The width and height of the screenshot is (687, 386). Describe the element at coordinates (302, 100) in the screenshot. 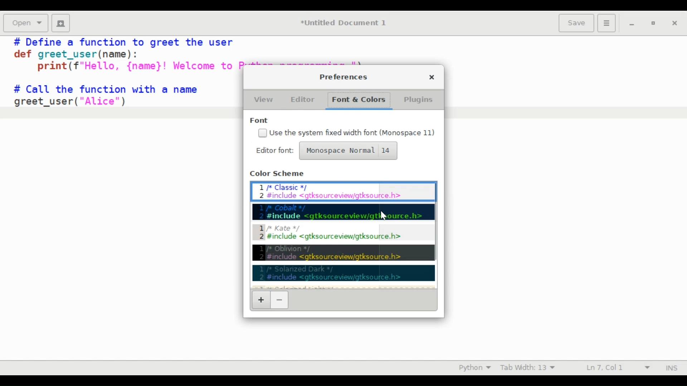

I see `Editor ` at that location.